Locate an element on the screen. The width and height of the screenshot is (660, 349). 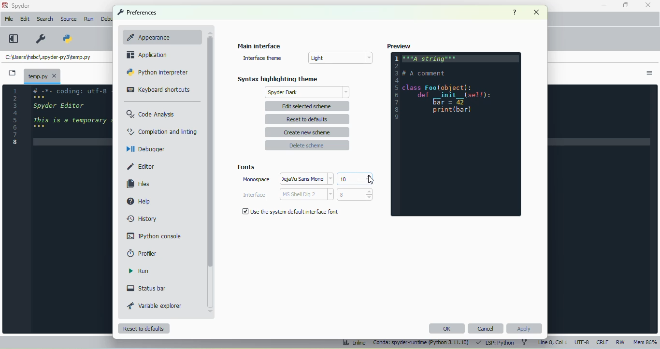
editor is located at coordinates (141, 167).